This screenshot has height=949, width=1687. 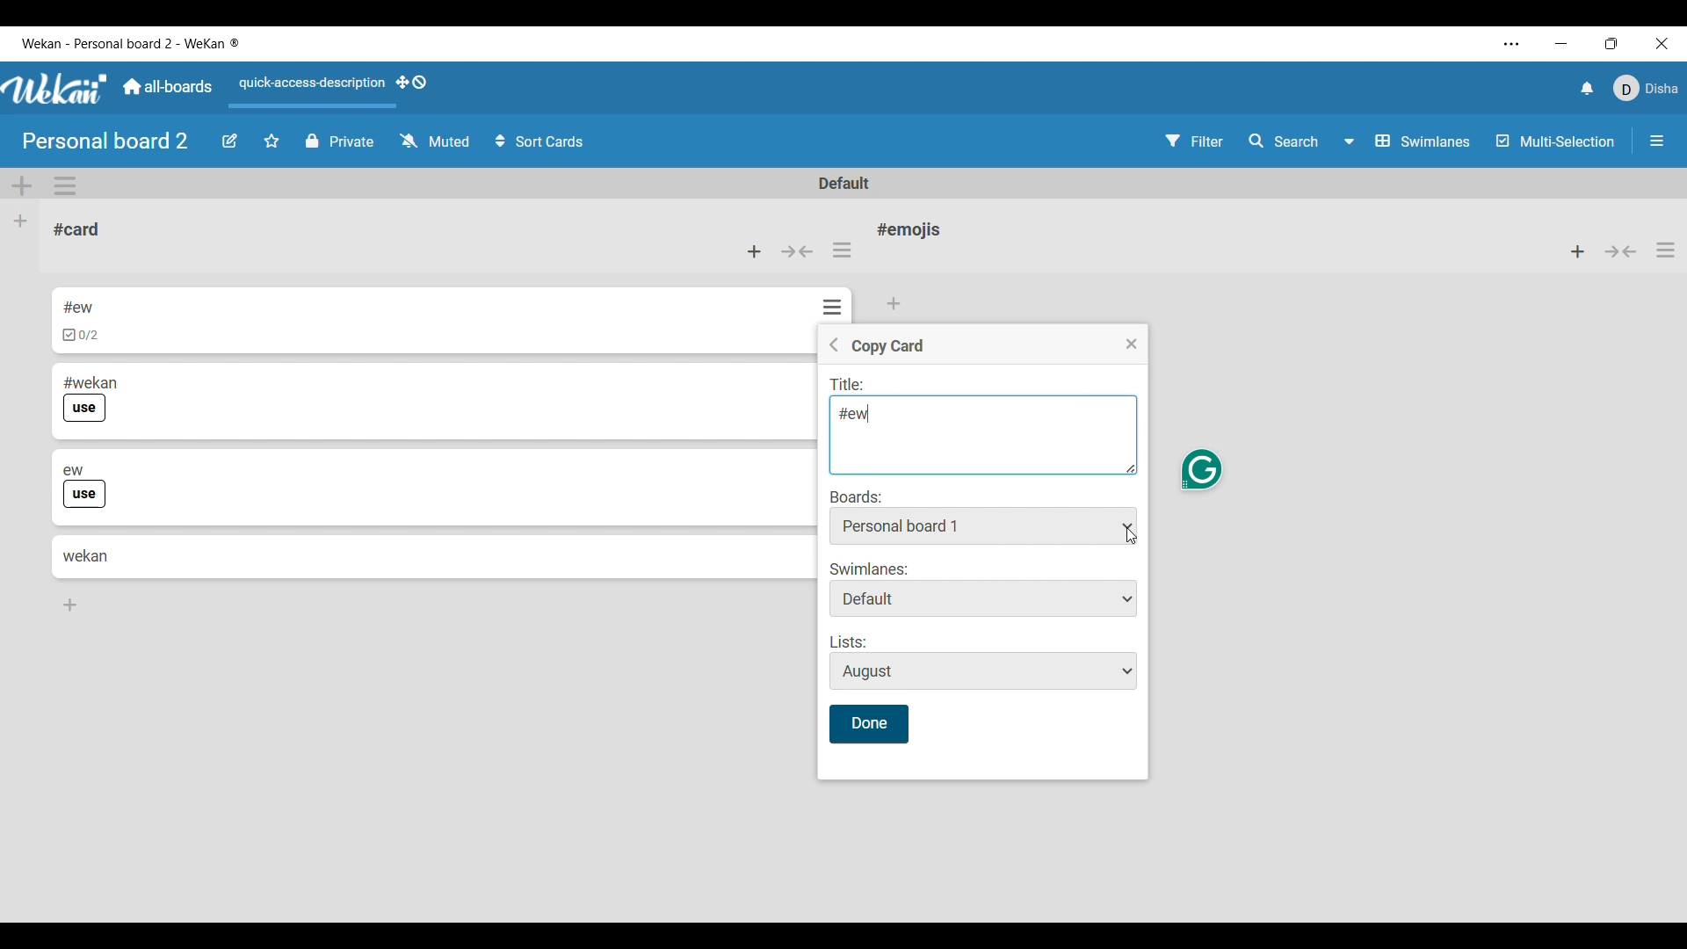 I want to click on Card 1, so click(x=137, y=305).